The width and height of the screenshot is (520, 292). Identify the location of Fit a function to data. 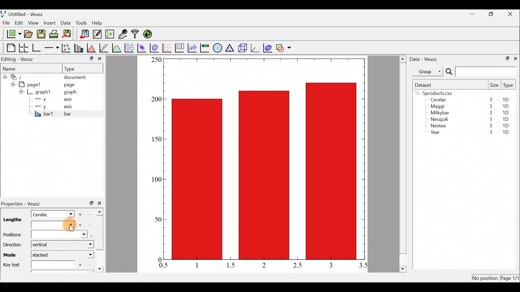
(104, 47).